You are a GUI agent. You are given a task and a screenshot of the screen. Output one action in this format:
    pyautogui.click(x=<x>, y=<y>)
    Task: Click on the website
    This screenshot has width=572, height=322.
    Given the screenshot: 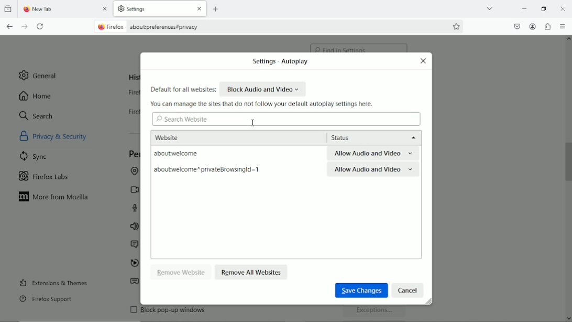 What is the action you would take?
    pyautogui.click(x=181, y=136)
    